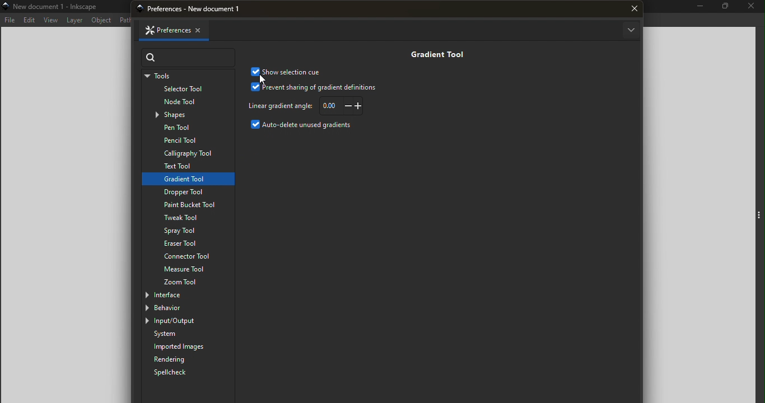 The height and width of the screenshot is (403, 765). I want to click on Show selection cue, so click(288, 72).